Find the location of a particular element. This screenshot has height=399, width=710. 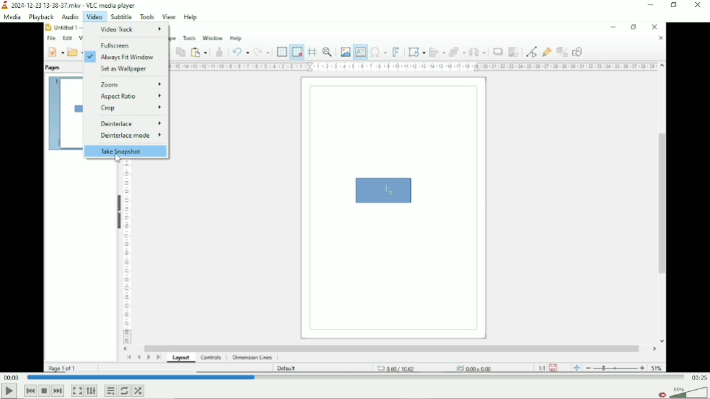

Video track is located at coordinates (131, 29).